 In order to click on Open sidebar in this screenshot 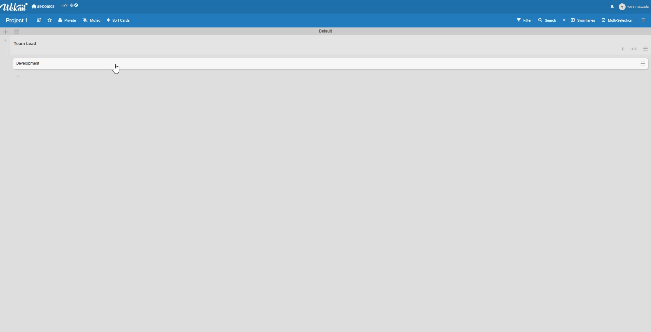, I will do `click(645, 20)`.